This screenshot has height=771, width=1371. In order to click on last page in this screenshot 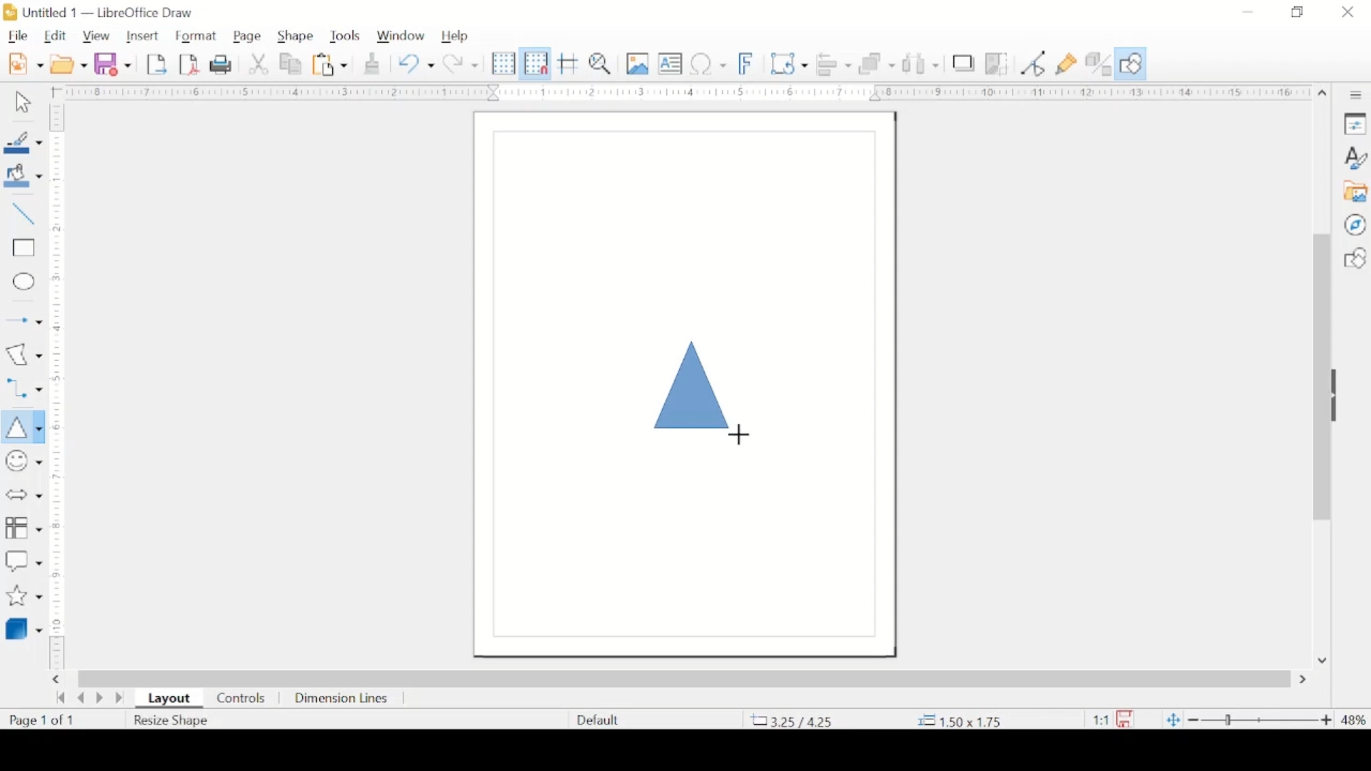, I will do `click(120, 698)`.